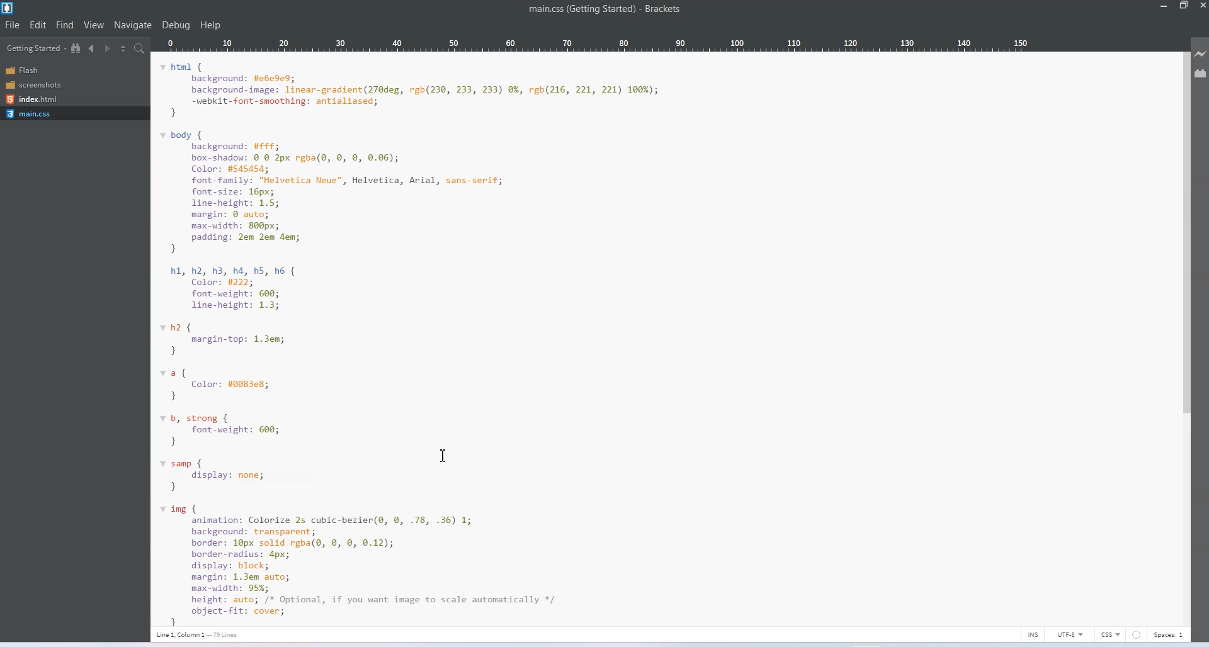 The height and width of the screenshot is (647, 1209). Describe the element at coordinates (1033, 634) in the screenshot. I see `INS` at that location.